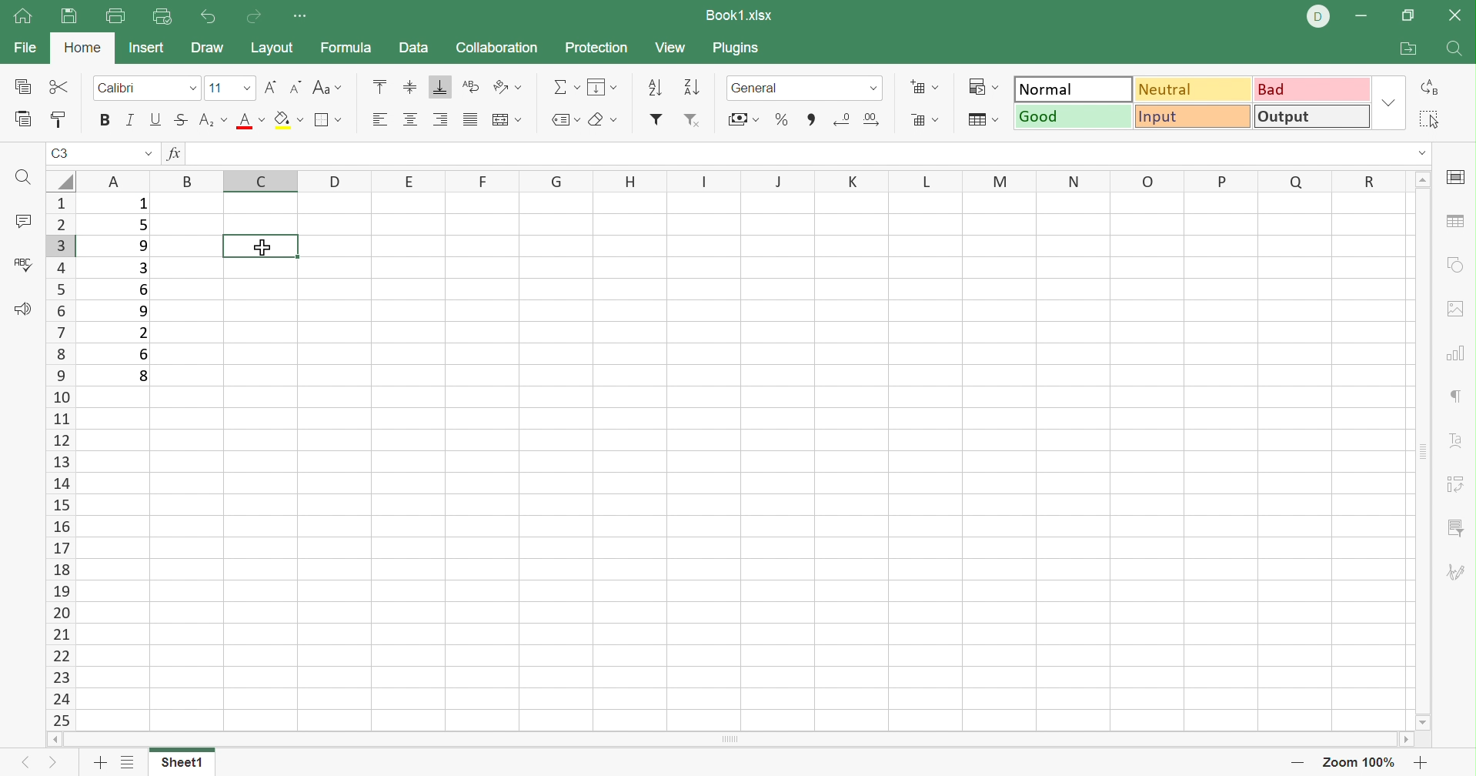 The height and width of the screenshot is (776, 1476). I want to click on Shape settings, so click(1458, 264).